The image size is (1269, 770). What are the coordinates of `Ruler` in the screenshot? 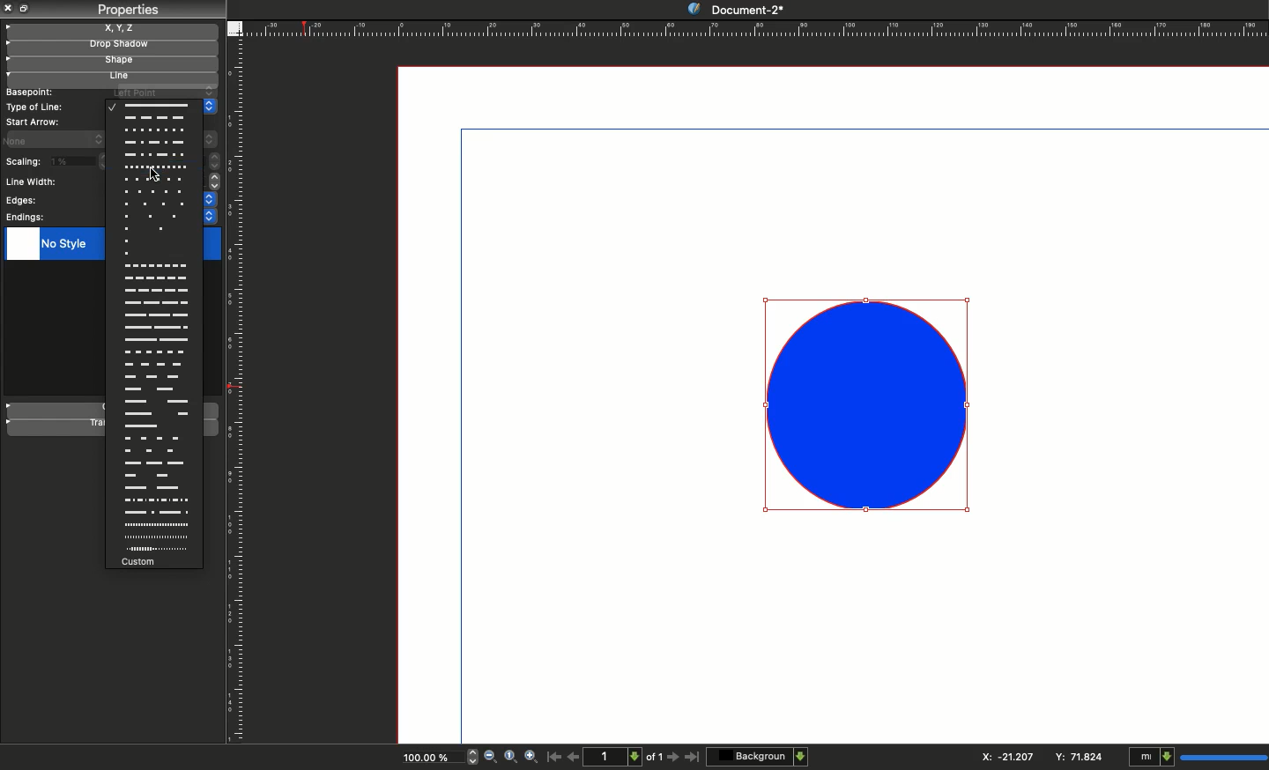 It's located at (238, 392).